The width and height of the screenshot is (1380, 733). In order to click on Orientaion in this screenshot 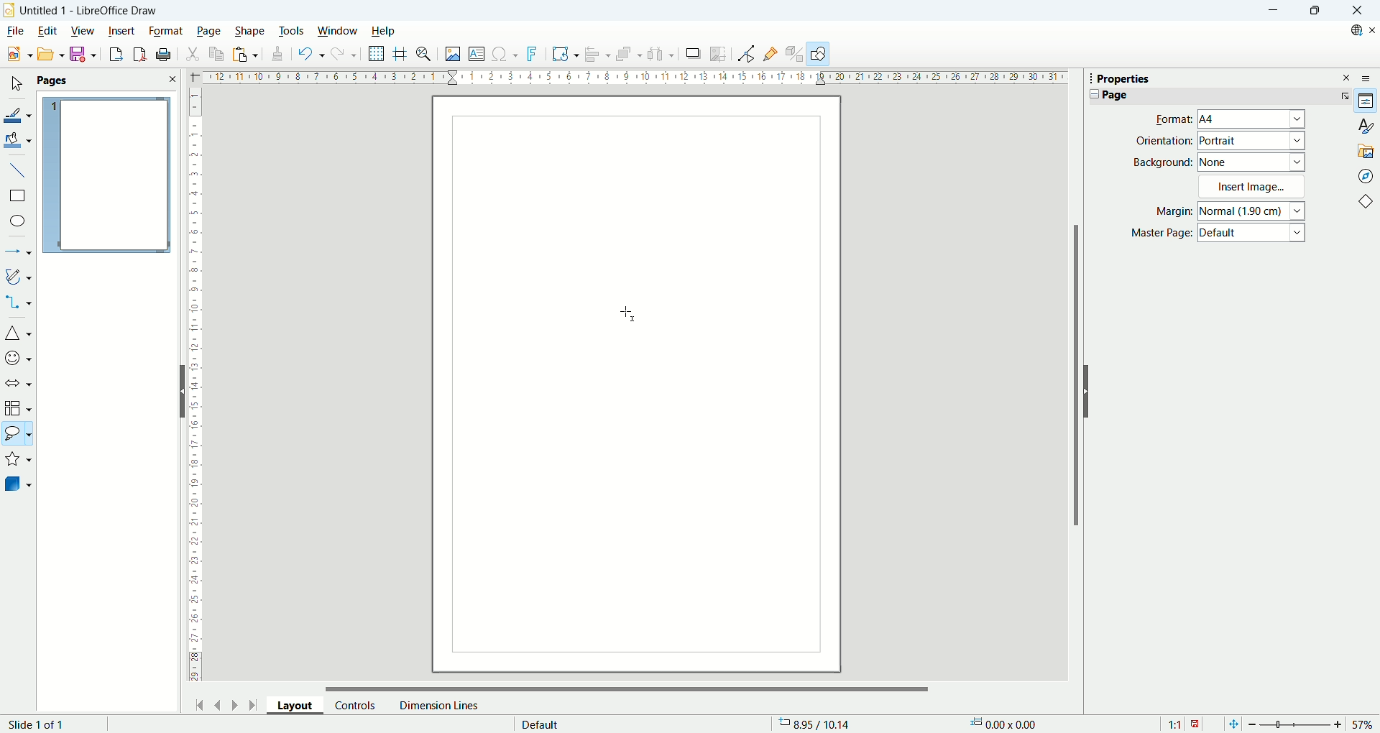, I will do `click(1164, 140)`.